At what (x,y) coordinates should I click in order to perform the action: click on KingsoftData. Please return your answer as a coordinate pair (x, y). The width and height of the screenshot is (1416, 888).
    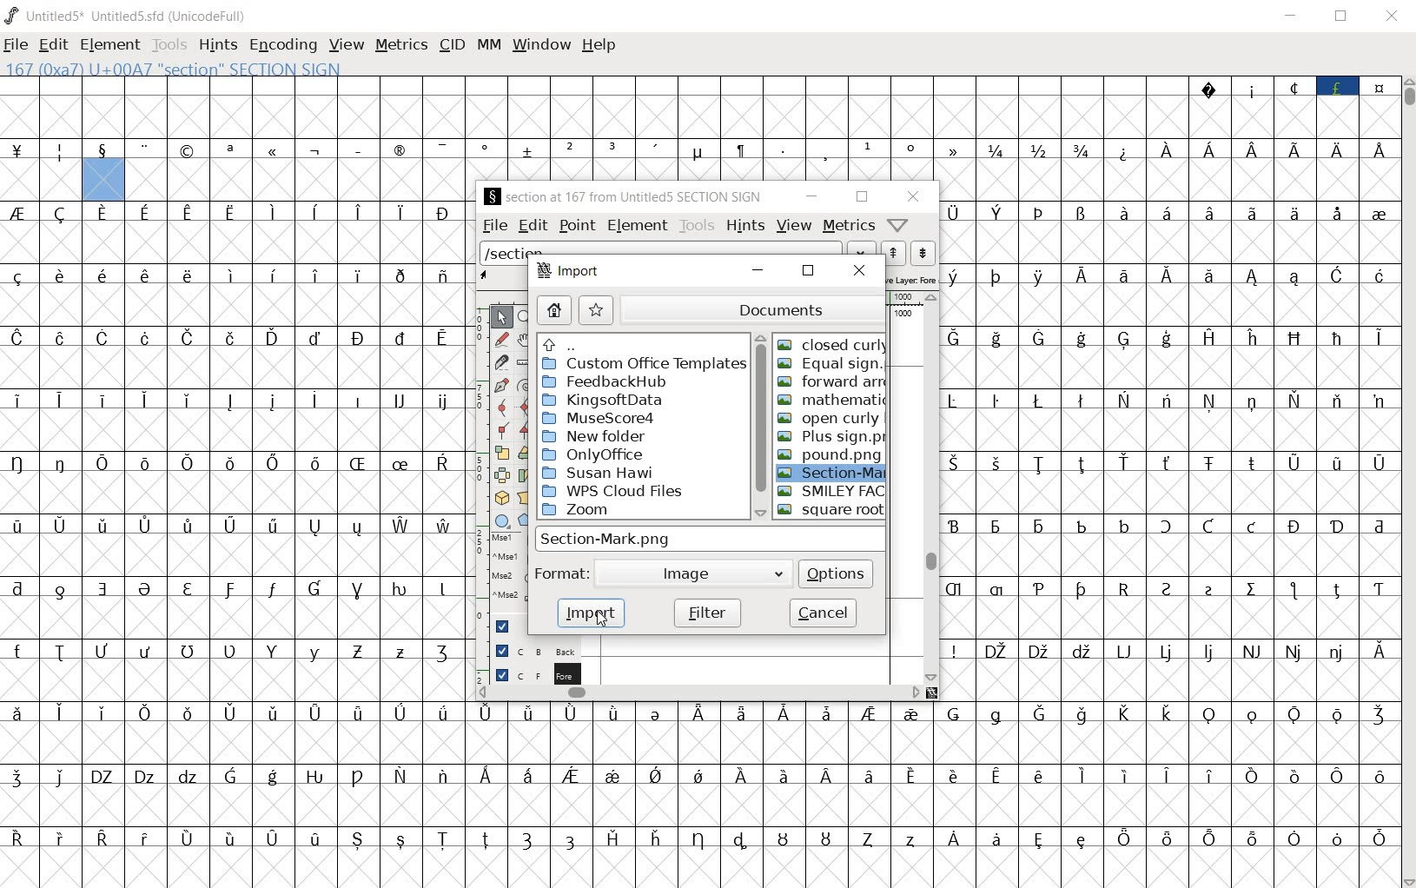
    Looking at the image, I should click on (603, 400).